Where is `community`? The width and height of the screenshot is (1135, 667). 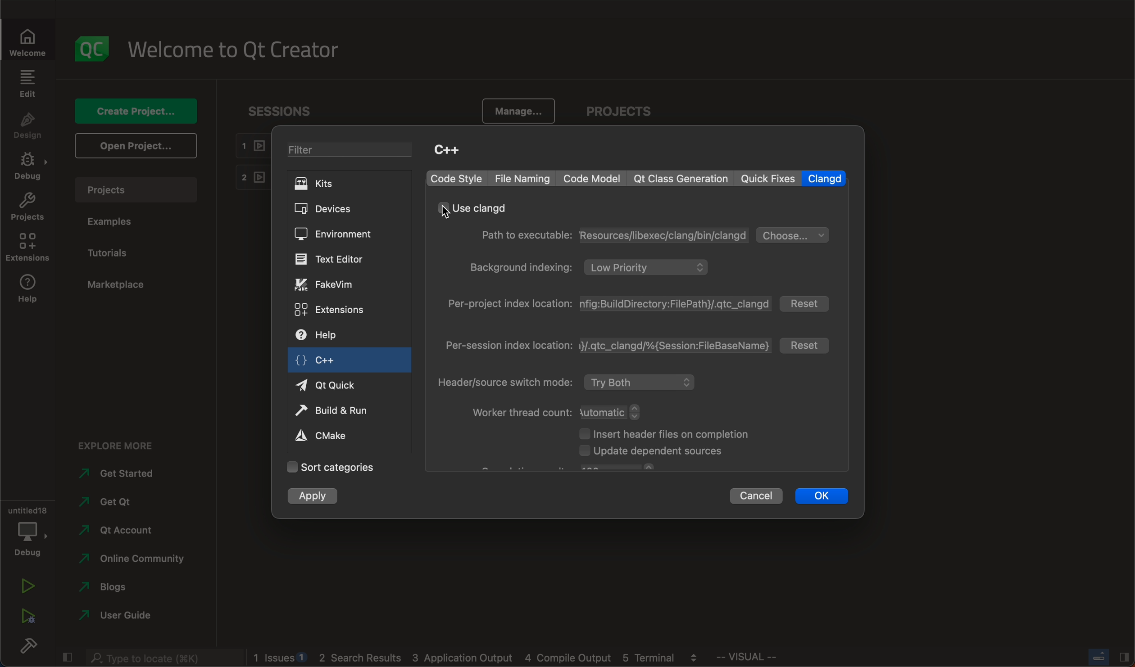 community is located at coordinates (136, 560).